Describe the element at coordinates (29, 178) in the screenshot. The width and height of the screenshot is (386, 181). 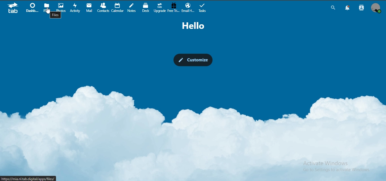
I see `hittps://mia.nl.tab.diqital/apps/files/` at that location.